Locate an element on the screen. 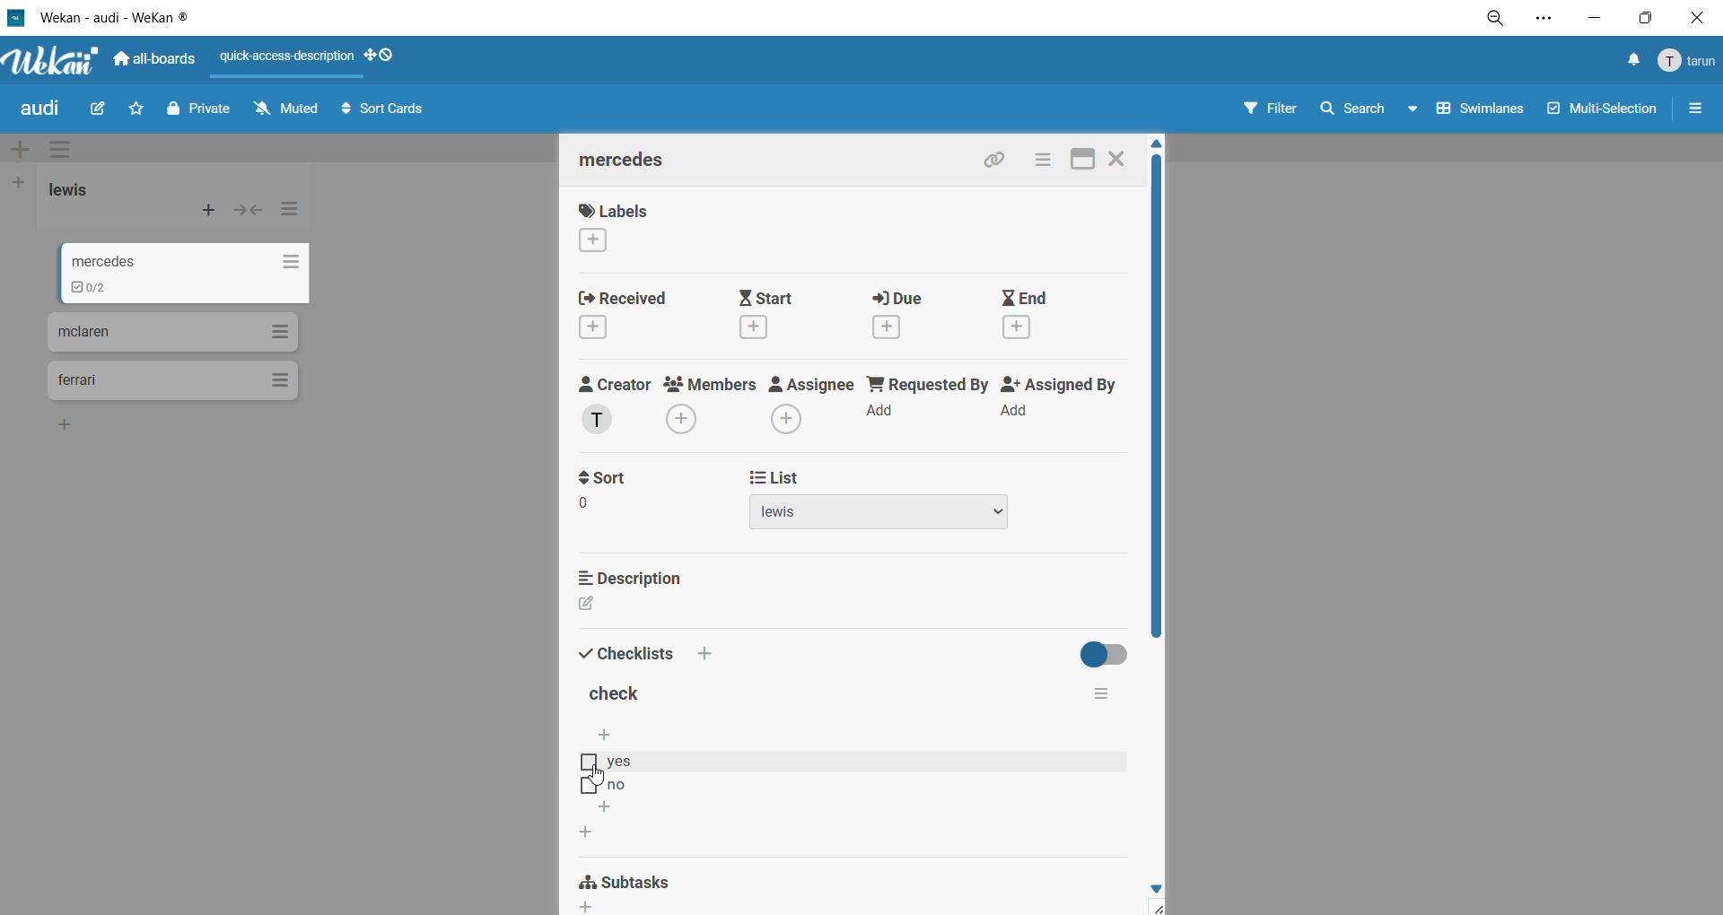 This screenshot has height=915, width=1723. muted is located at coordinates (291, 114).